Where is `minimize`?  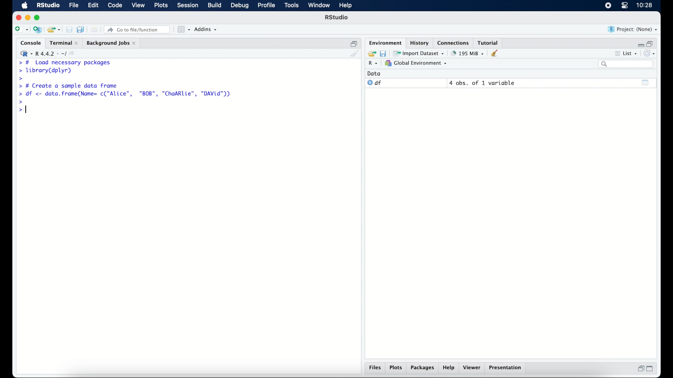 minimize is located at coordinates (28, 17).